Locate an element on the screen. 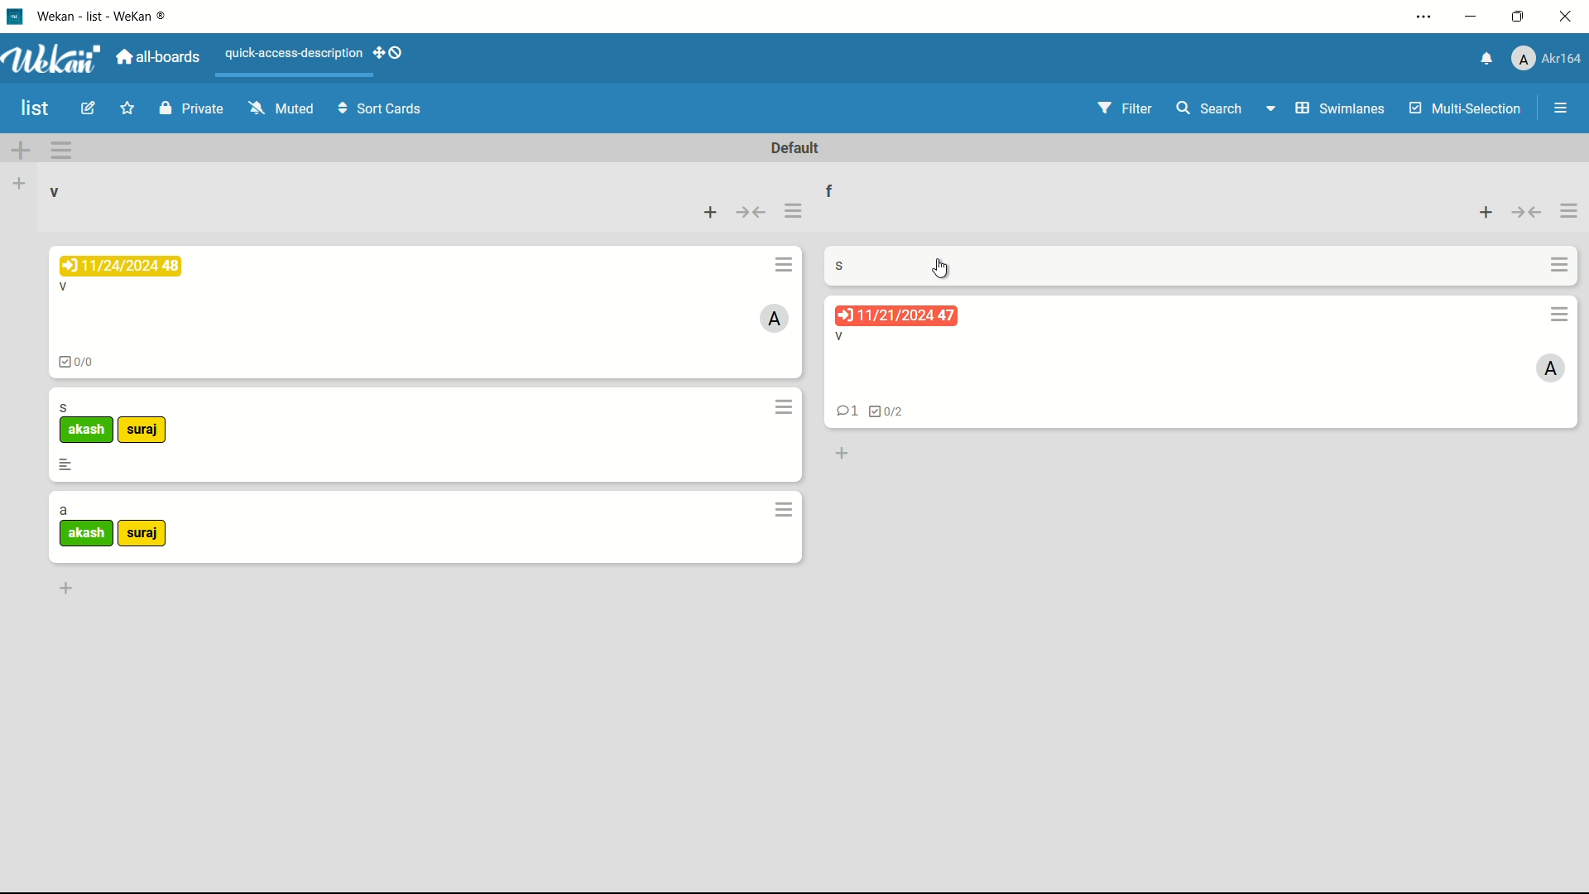  card name is located at coordinates (64, 289).